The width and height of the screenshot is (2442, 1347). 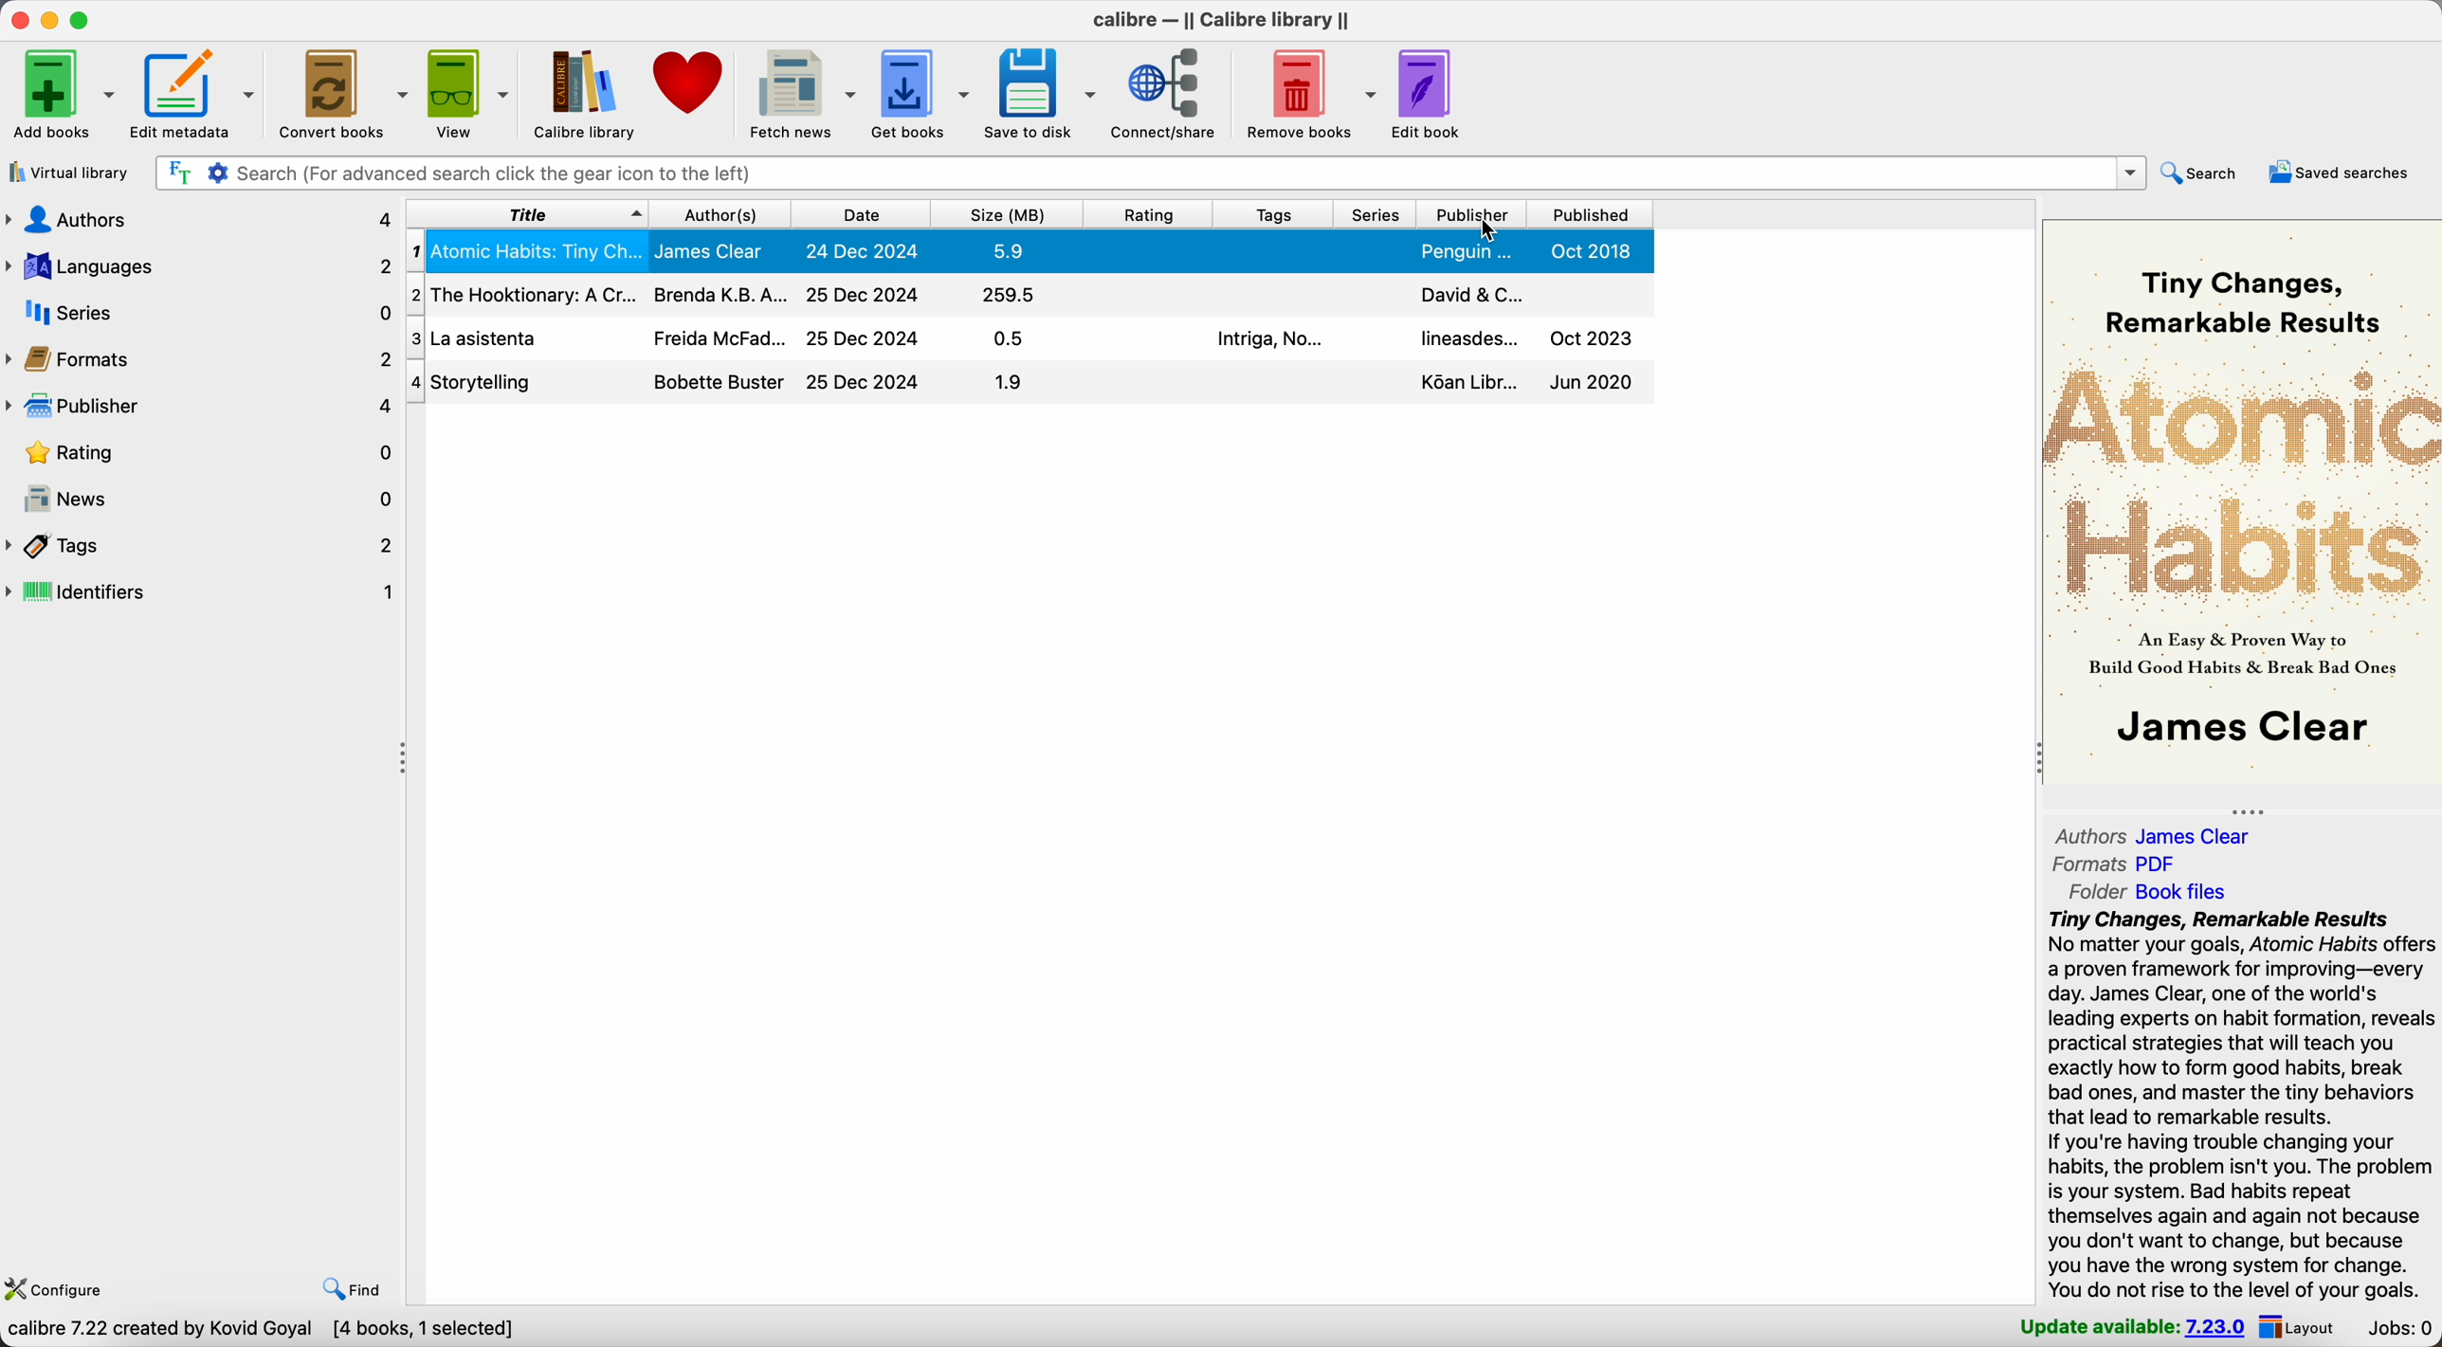 What do you see at coordinates (722, 297) in the screenshot?
I see `brenda K.B.A...` at bounding box center [722, 297].